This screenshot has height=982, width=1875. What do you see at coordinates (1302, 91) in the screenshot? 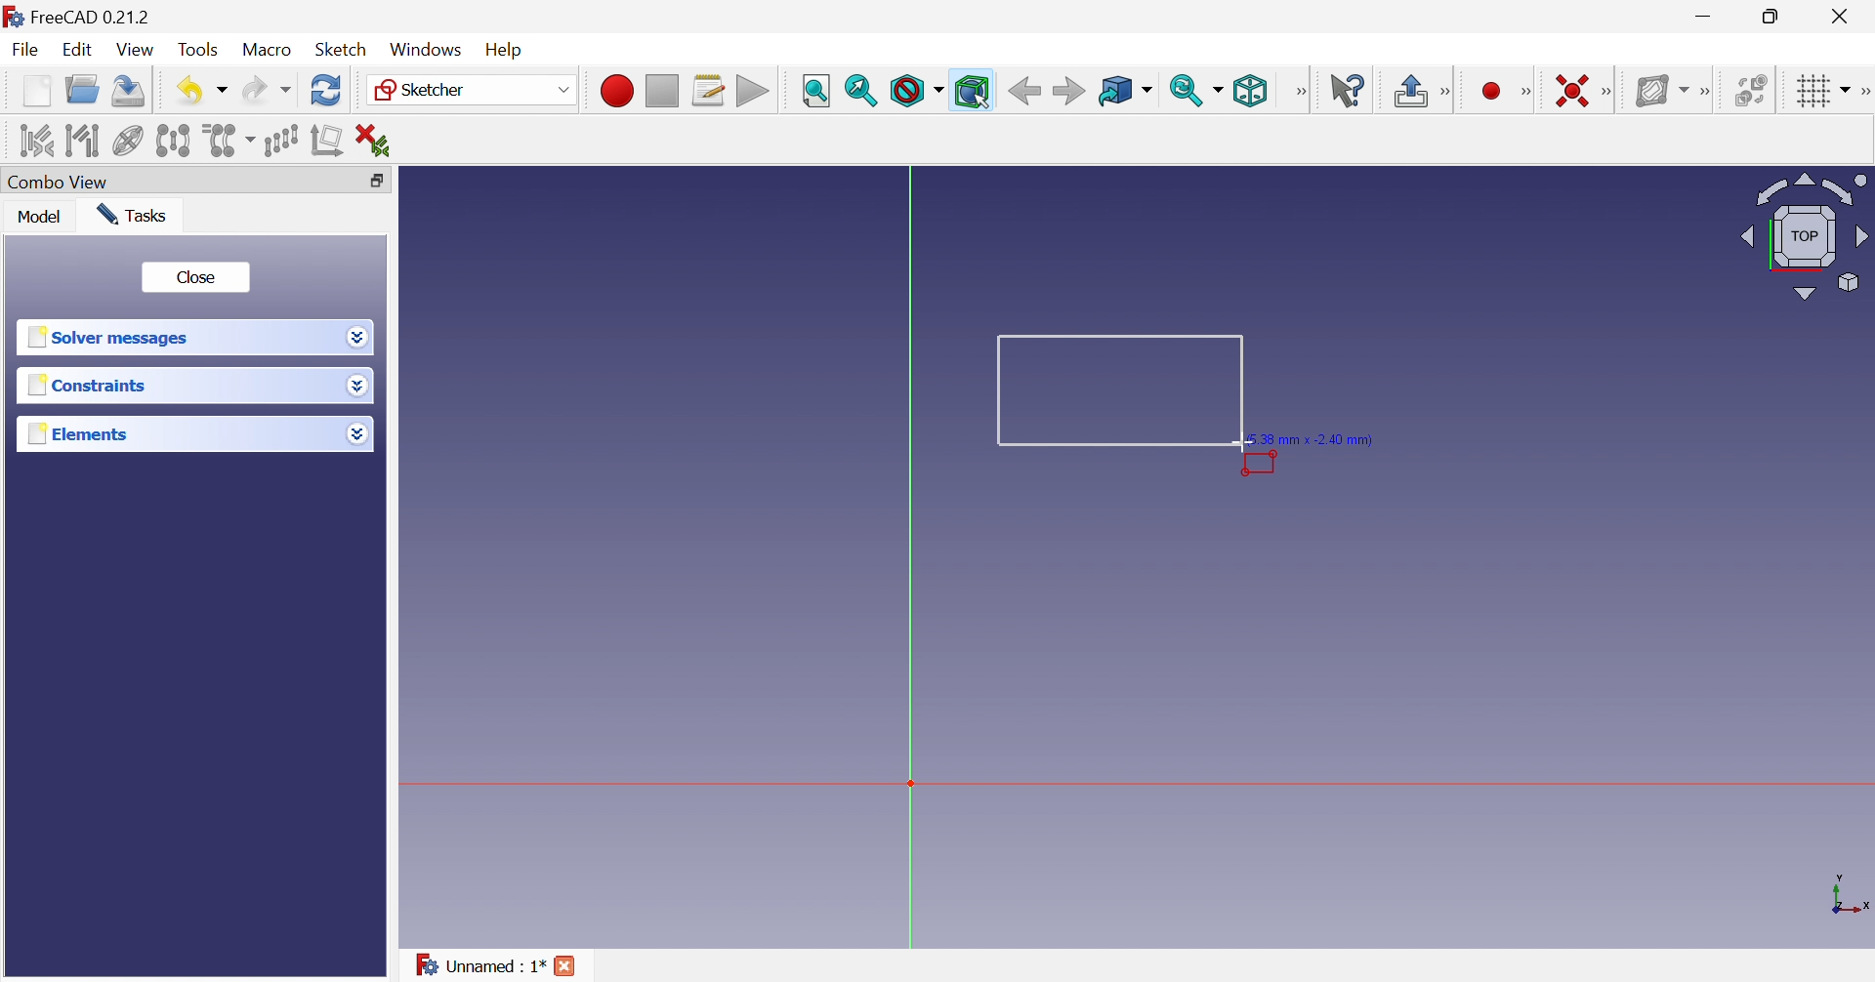
I see `View` at bounding box center [1302, 91].